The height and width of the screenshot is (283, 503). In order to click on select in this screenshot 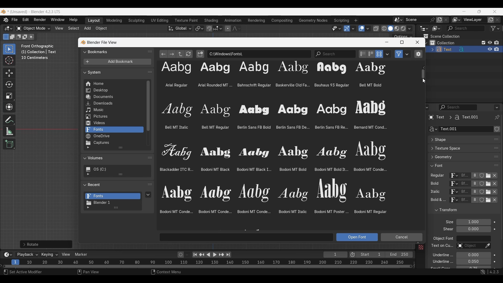, I will do `click(32, 37)`.